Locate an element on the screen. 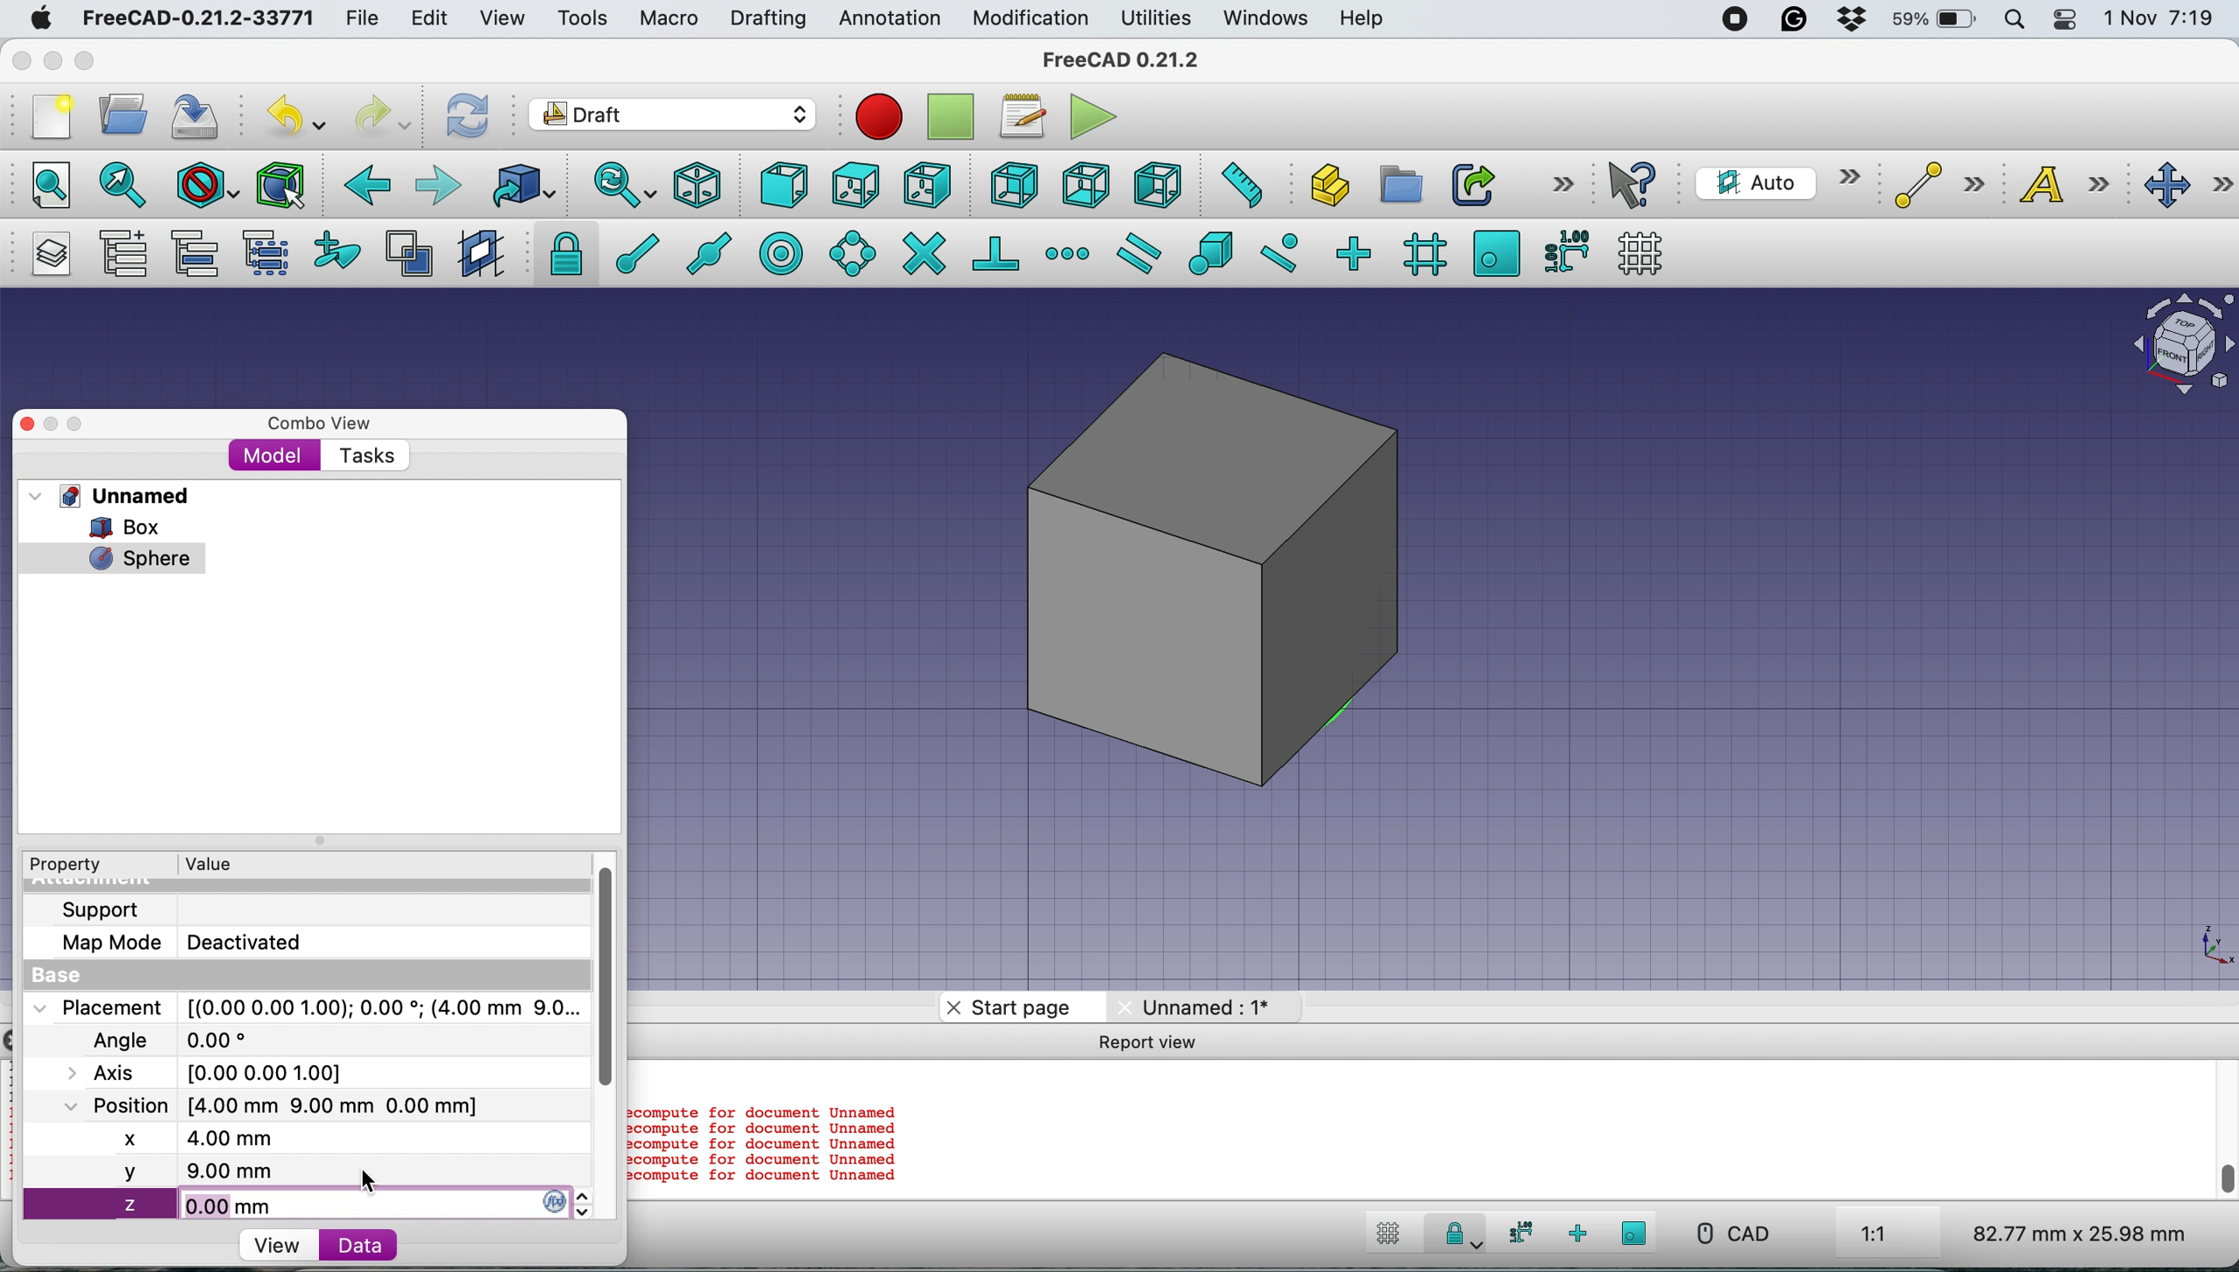 The height and width of the screenshot is (1272, 2239). combo view is located at coordinates (320, 424).